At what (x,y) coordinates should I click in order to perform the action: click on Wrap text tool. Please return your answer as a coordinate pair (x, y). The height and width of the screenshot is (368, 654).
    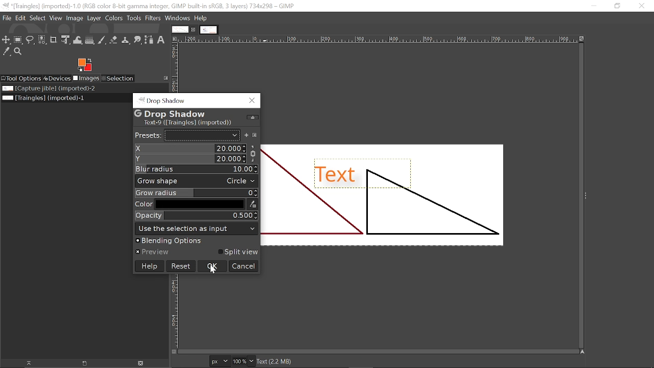
    Looking at the image, I should click on (78, 40).